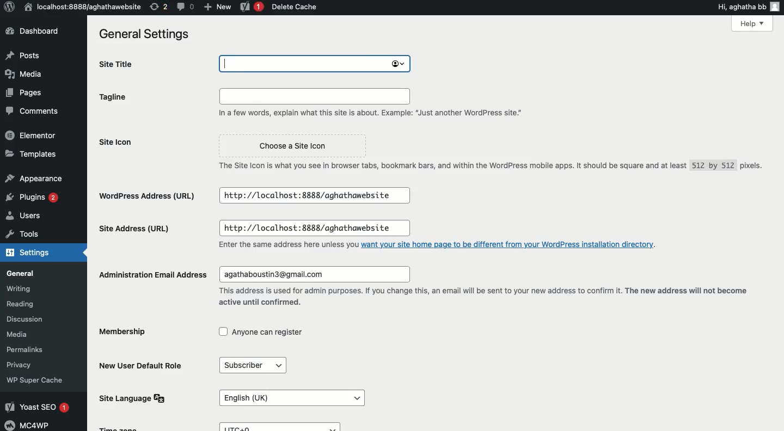 The image size is (784, 431). Describe the element at coordinates (21, 364) in the screenshot. I see `Privacy` at that location.